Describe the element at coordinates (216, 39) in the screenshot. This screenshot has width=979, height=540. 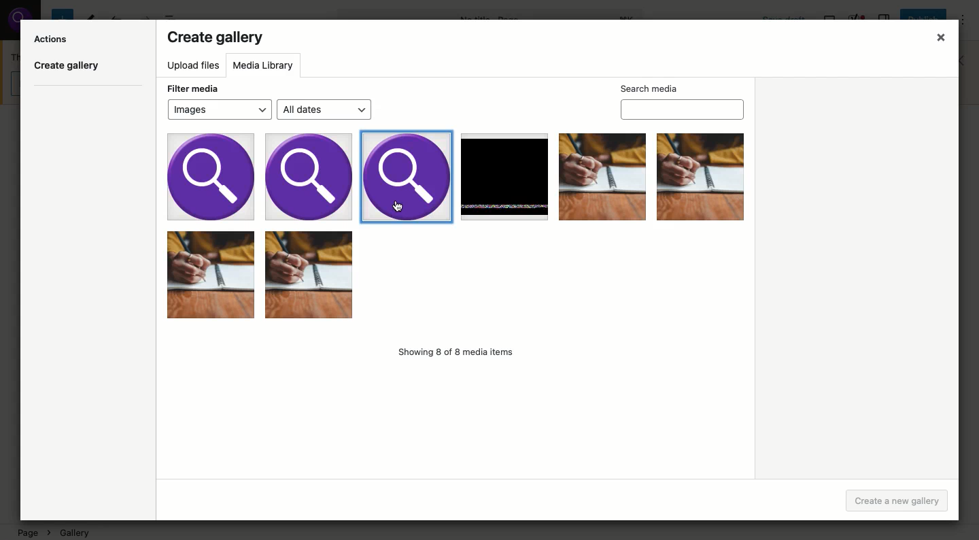
I see `Create gallery` at that location.